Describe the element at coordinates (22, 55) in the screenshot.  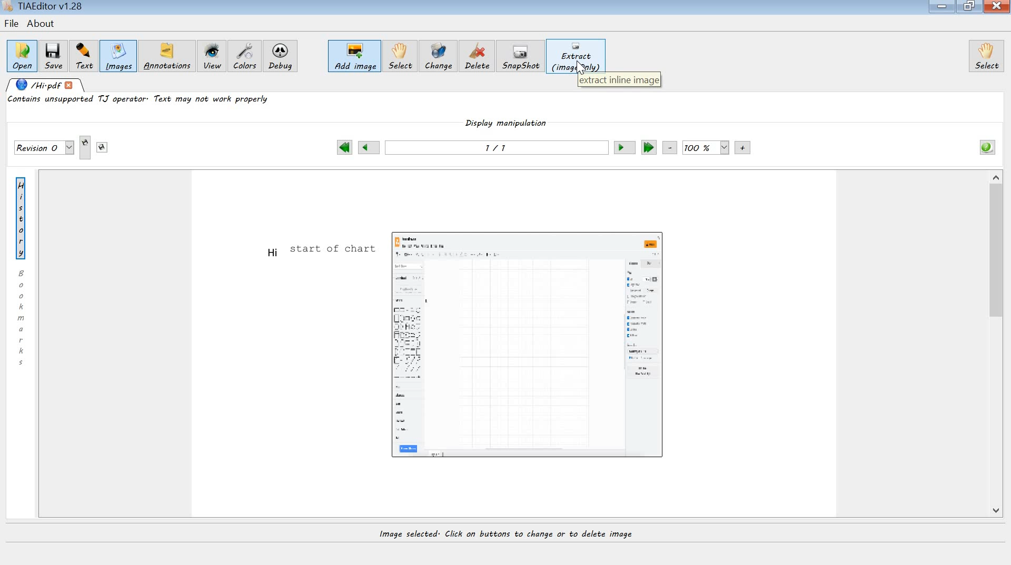
I see `open` at that location.